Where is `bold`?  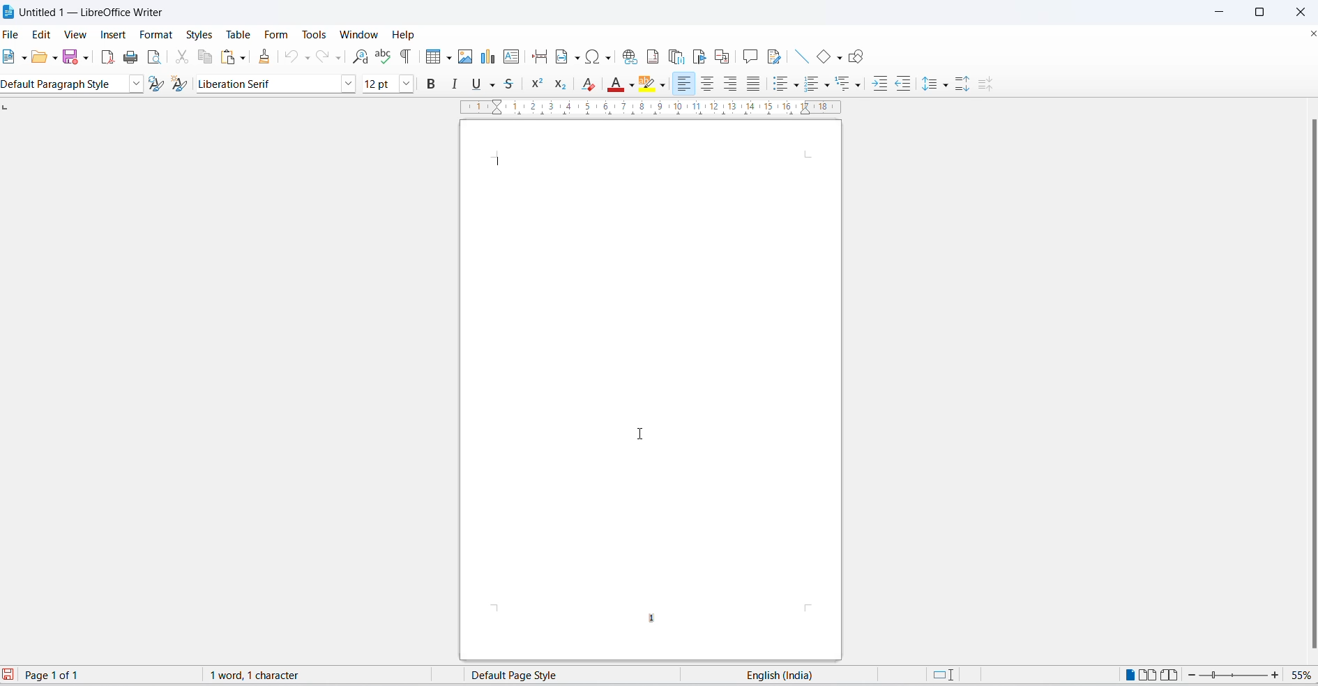 bold is located at coordinates (430, 83).